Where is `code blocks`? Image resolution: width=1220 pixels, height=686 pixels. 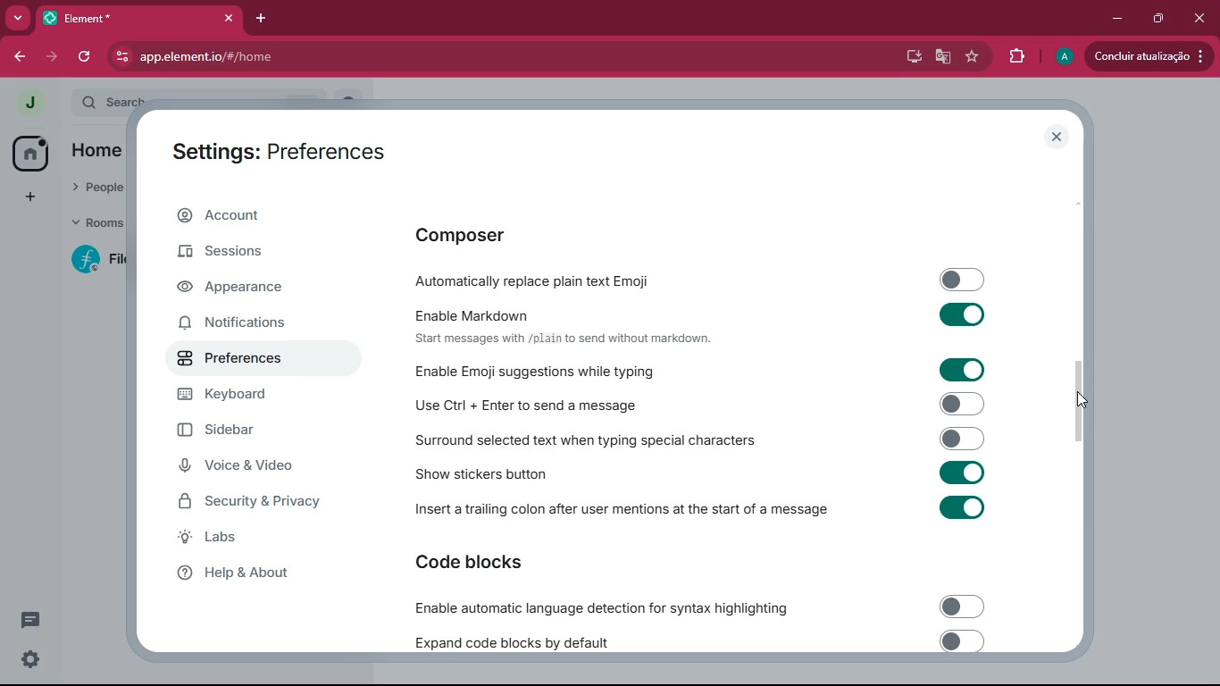 code blocks is located at coordinates (499, 565).